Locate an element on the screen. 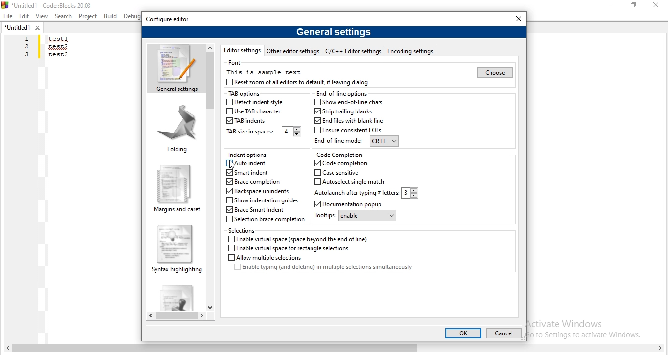 This screenshot has width=668, height=355. End-of-line options is located at coordinates (342, 93).